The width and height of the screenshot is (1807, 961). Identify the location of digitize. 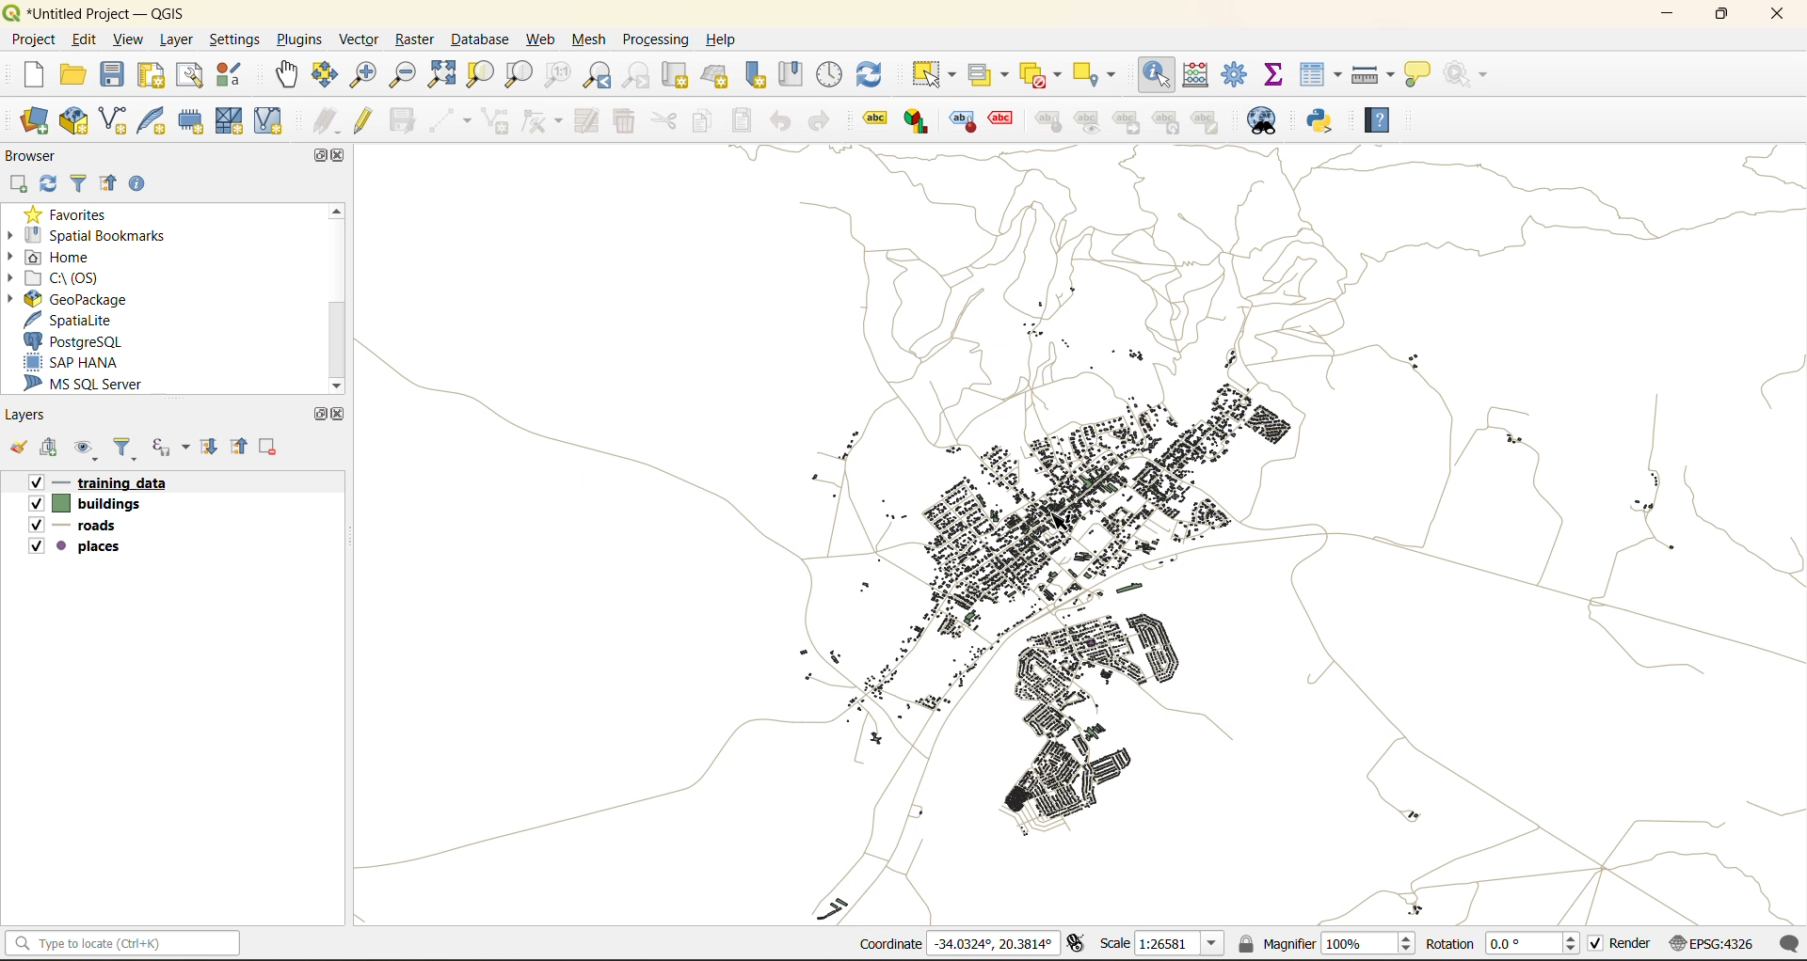
(452, 121).